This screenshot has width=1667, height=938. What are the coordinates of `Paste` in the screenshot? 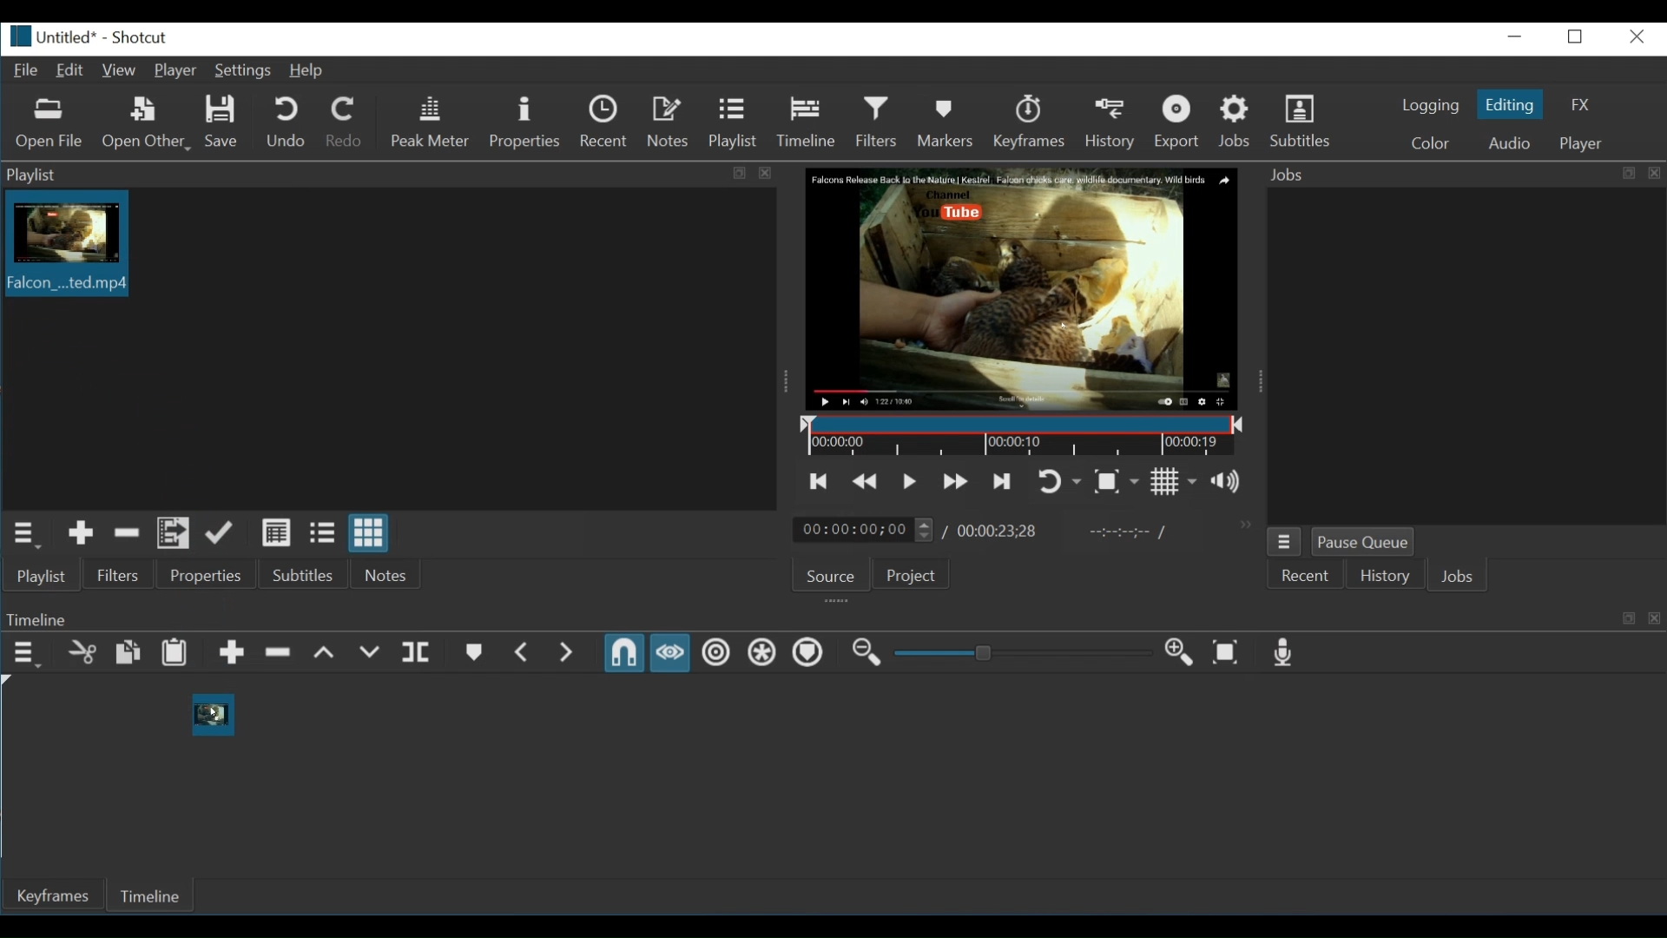 It's located at (175, 653).